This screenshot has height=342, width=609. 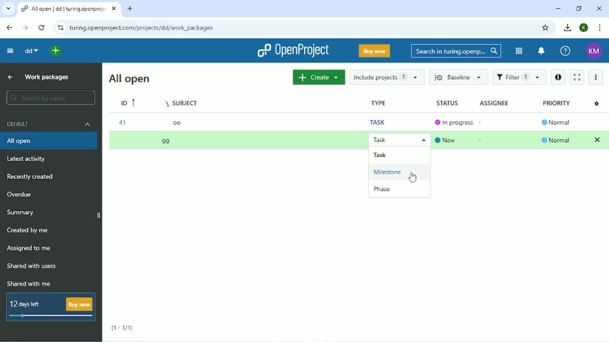 I want to click on Normal, so click(x=557, y=140).